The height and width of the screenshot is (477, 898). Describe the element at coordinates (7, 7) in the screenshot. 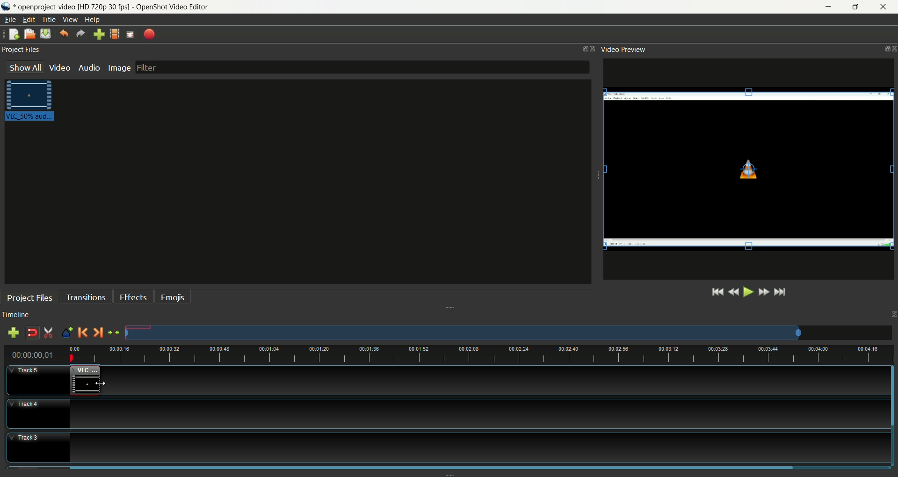

I see `logo` at that location.